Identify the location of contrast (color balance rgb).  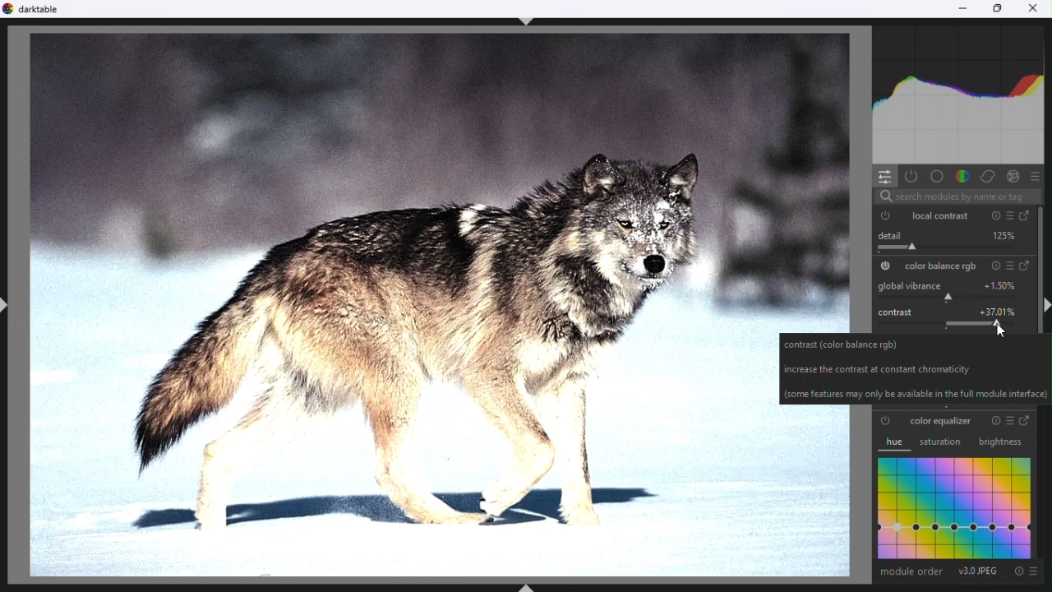
(842, 345).